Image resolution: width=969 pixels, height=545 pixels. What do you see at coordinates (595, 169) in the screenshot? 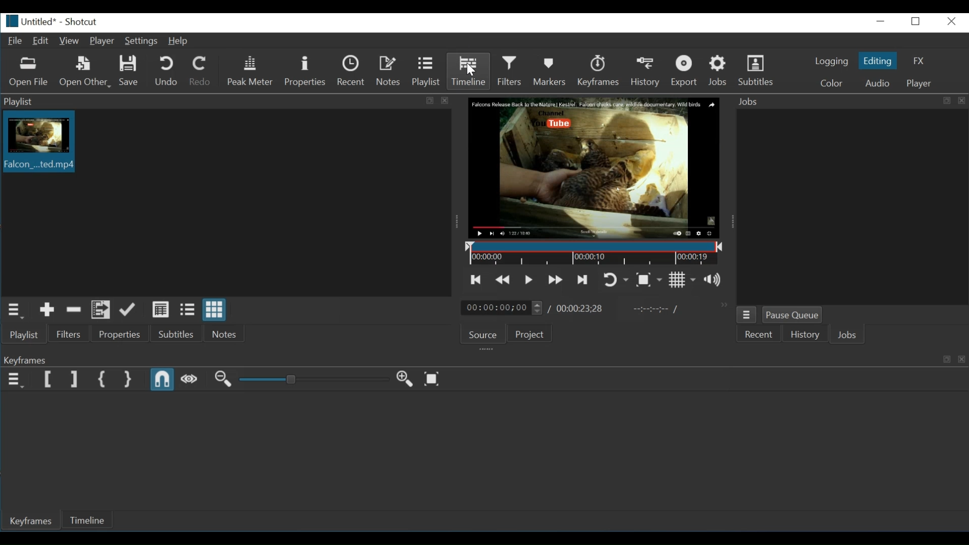
I see `Media Viewer` at bounding box center [595, 169].